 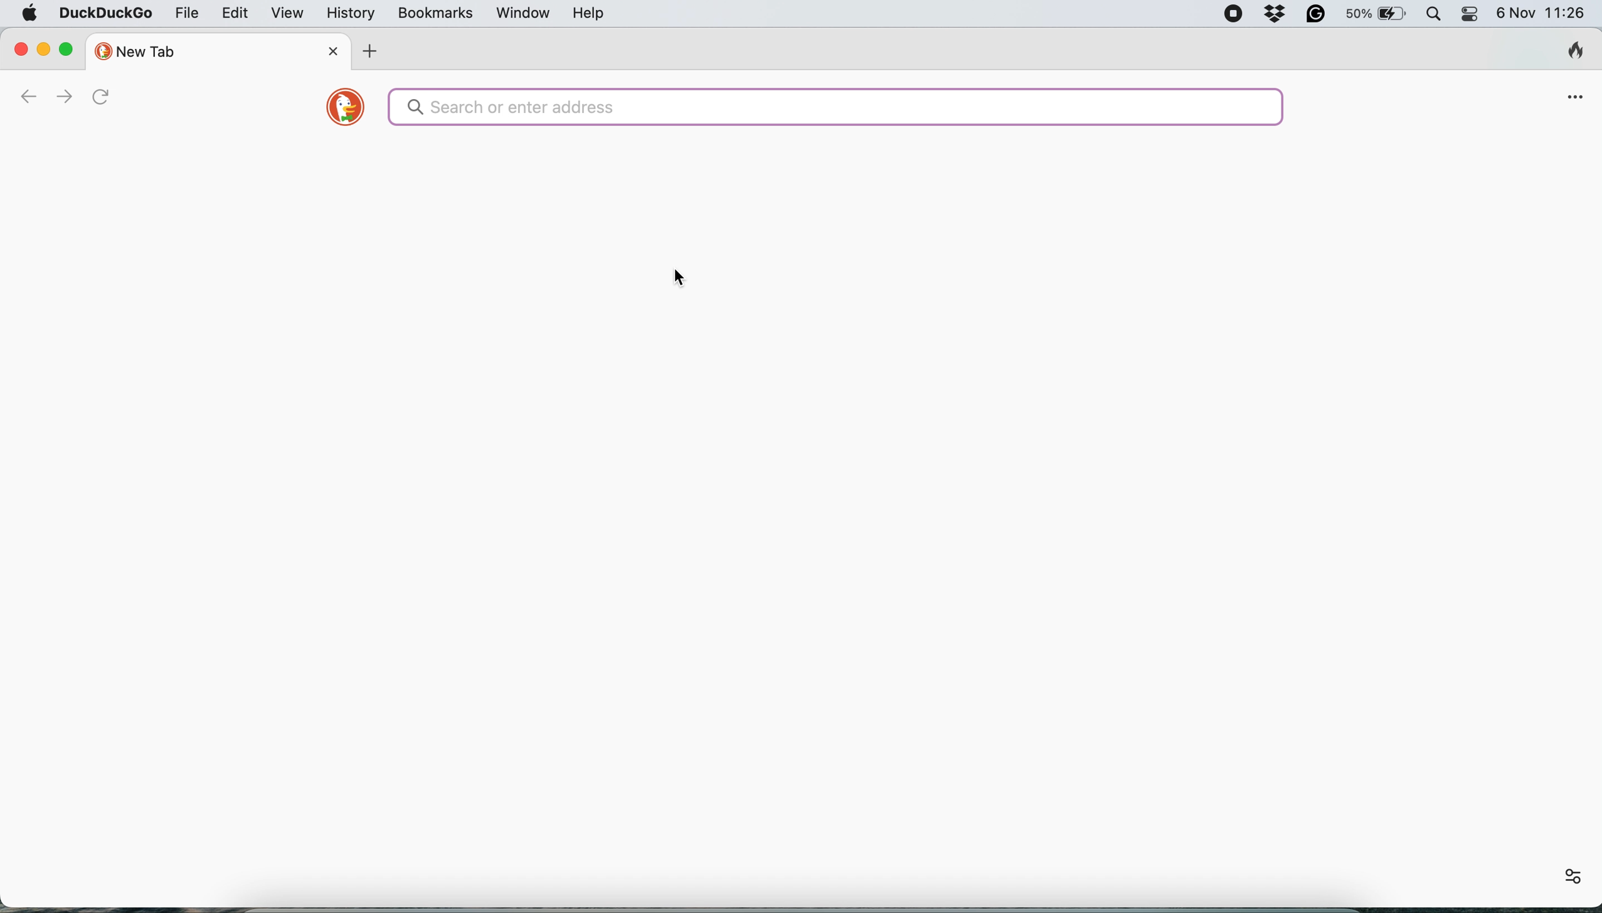 What do you see at coordinates (588, 13) in the screenshot?
I see `help` at bounding box center [588, 13].